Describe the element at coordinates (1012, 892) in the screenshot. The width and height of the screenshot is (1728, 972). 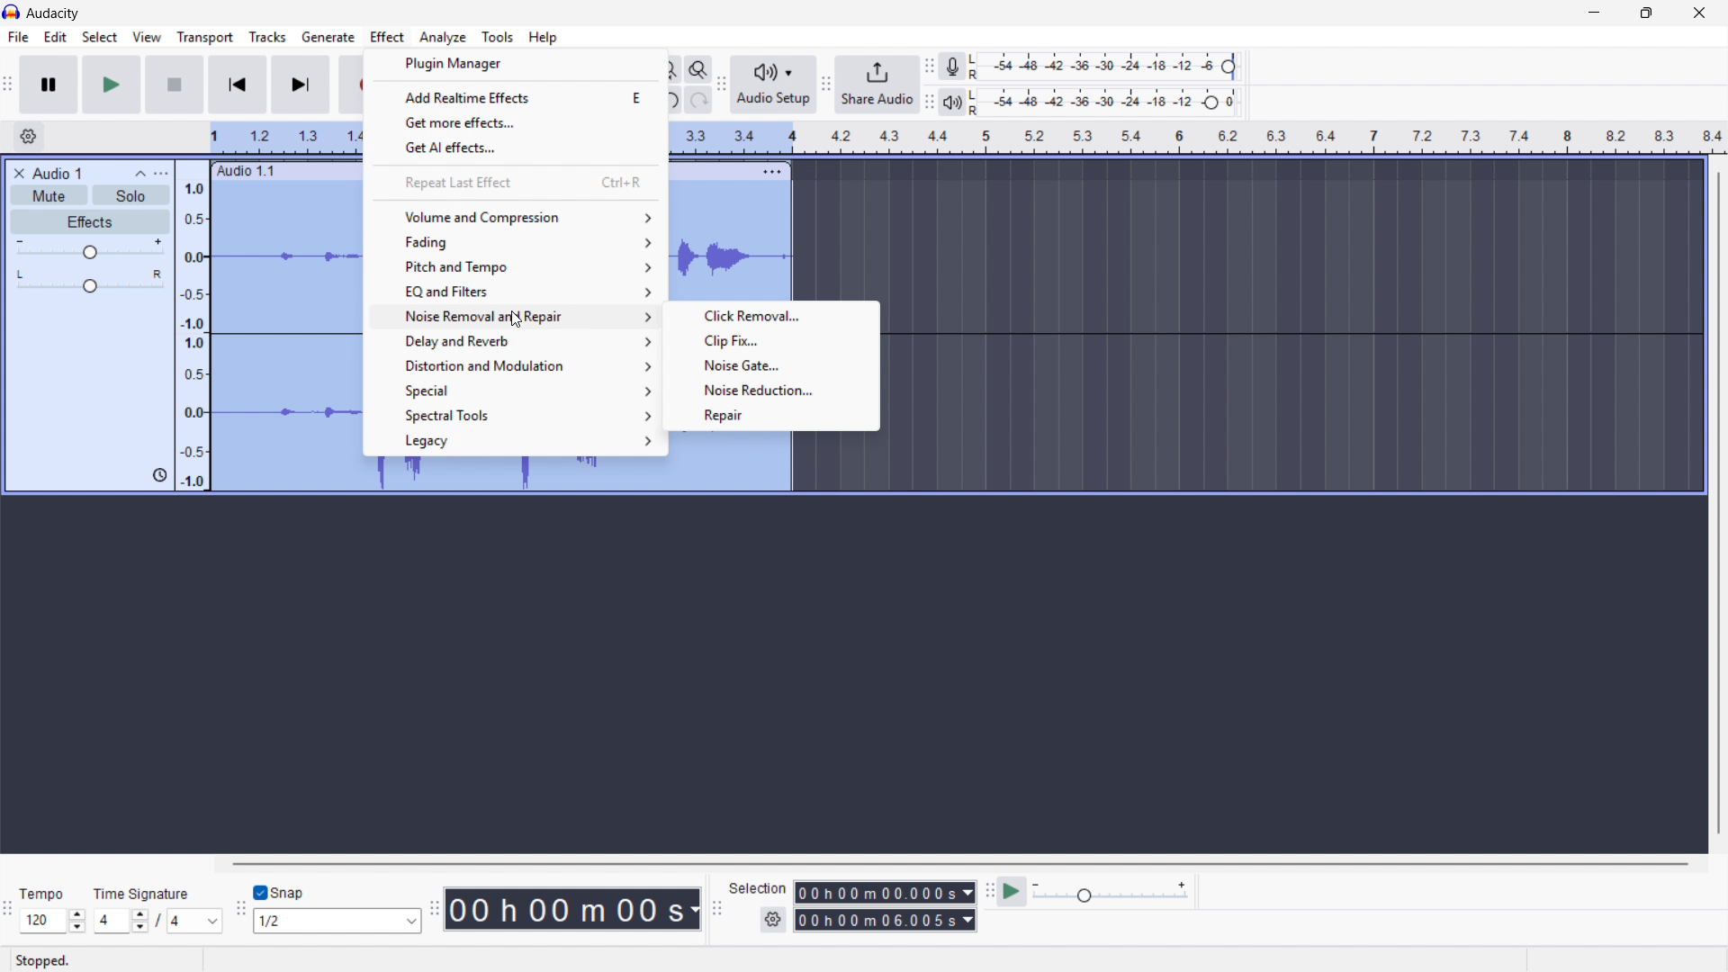
I see `Play at speed` at that location.